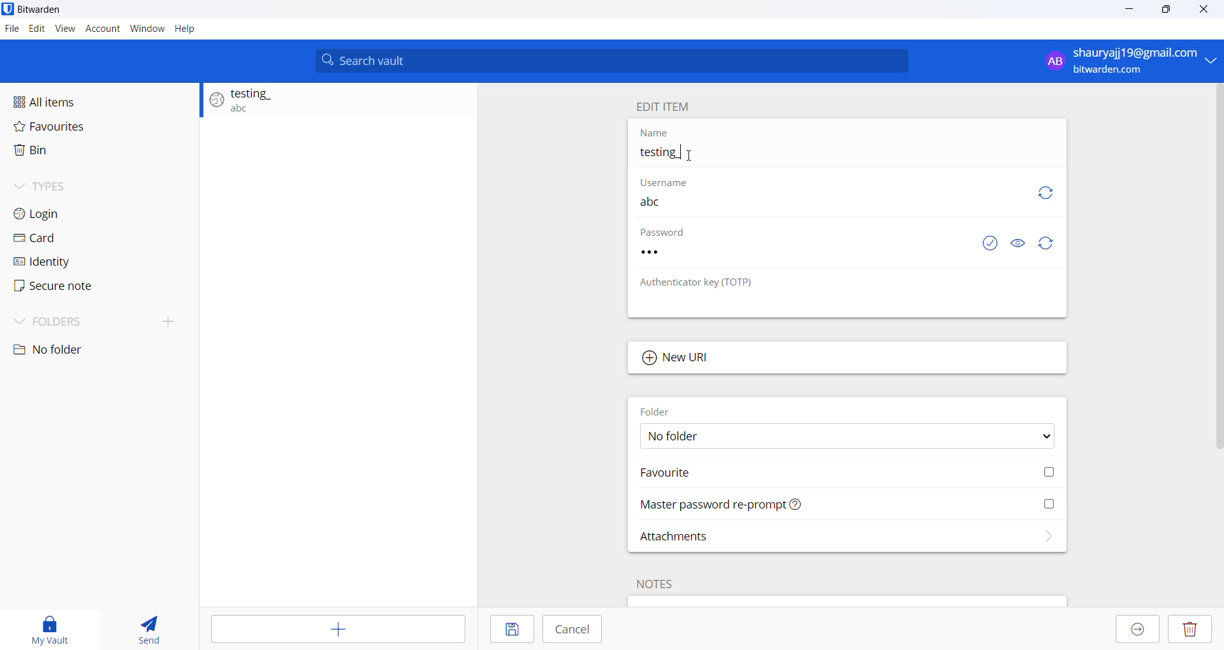  Describe the element at coordinates (573, 630) in the screenshot. I see `Cancel` at that location.